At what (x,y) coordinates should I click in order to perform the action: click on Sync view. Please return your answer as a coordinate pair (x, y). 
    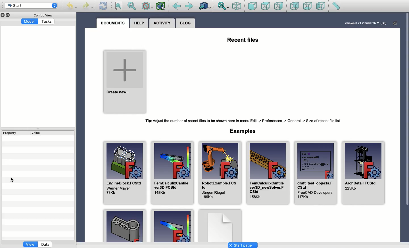
    Looking at the image, I should click on (223, 7).